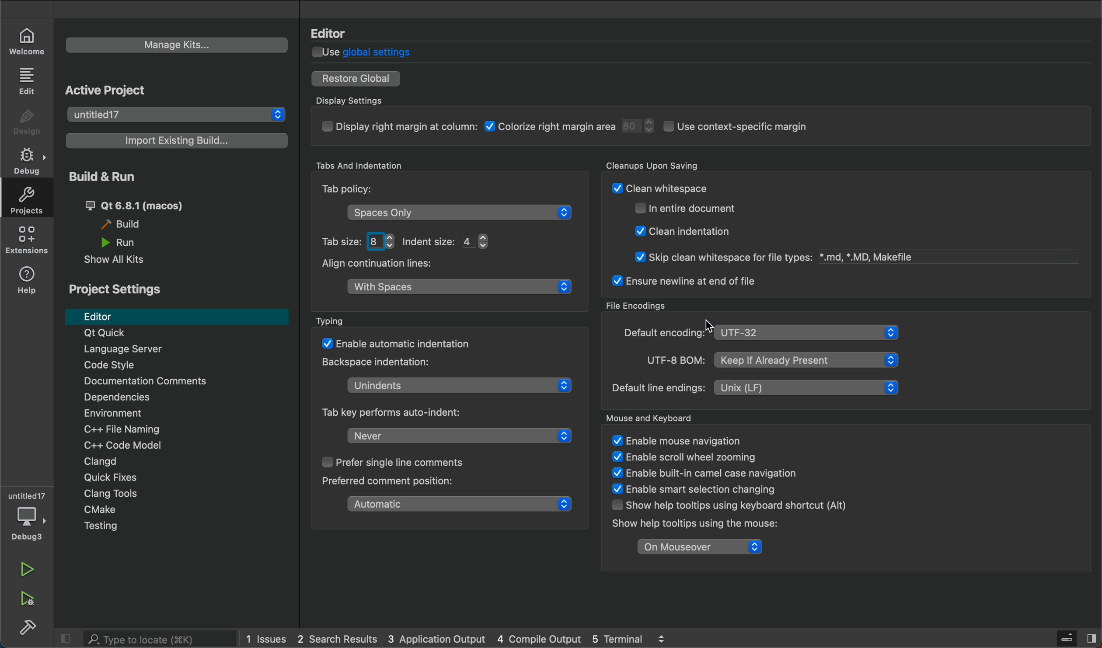  What do you see at coordinates (123, 291) in the screenshot?
I see `Project Settings` at bounding box center [123, 291].